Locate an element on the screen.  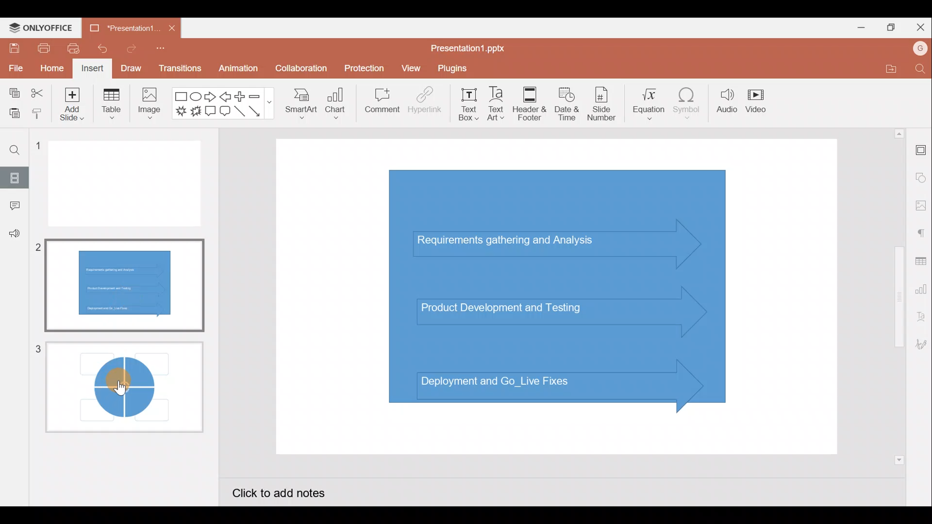
Open file location is located at coordinates (885, 68).